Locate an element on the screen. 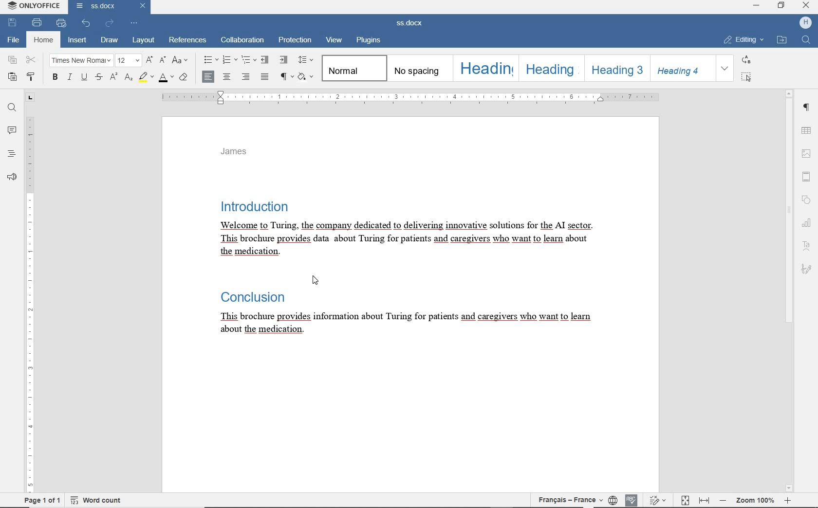 The height and width of the screenshot is (508, 818). COMMENT is located at coordinates (11, 131).